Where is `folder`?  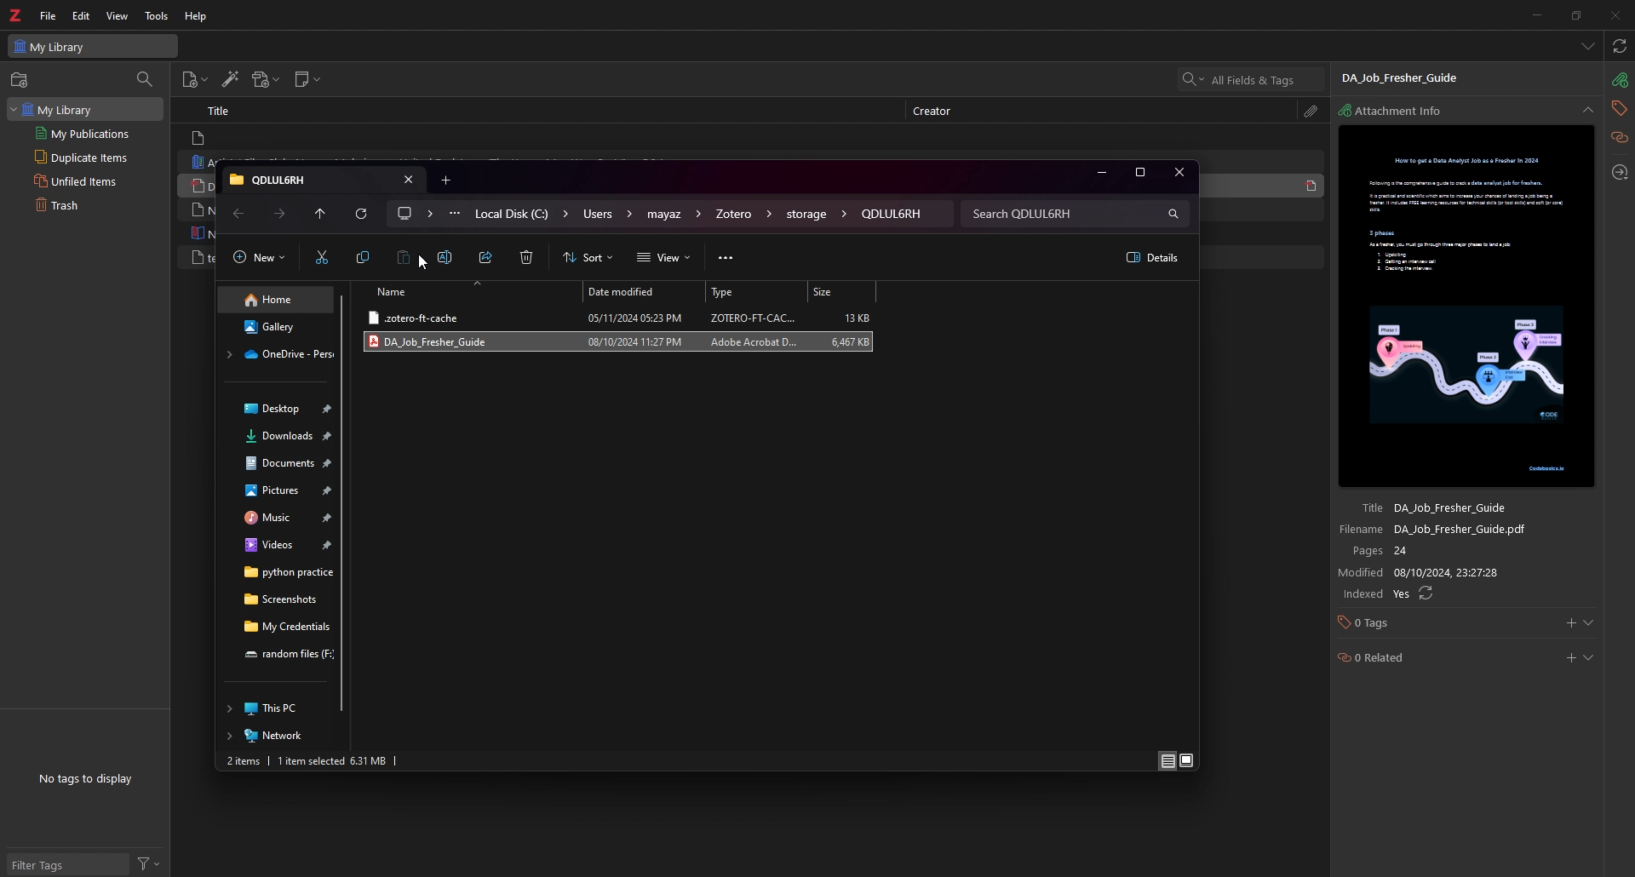
folder is located at coordinates (278, 599).